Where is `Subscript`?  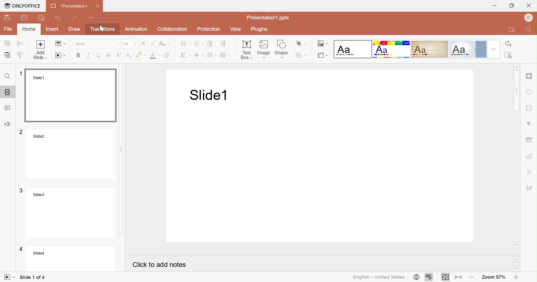 Subscript is located at coordinates (129, 56).